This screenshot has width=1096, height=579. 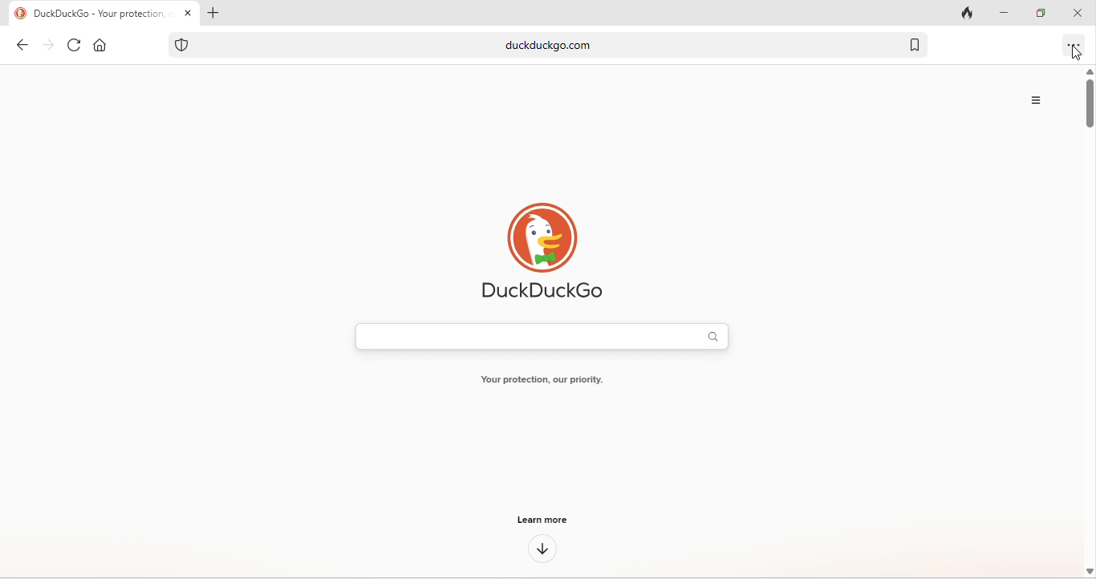 What do you see at coordinates (547, 238) in the screenshot?
I see `duck duck go logo` at bounding box center [547, 238].